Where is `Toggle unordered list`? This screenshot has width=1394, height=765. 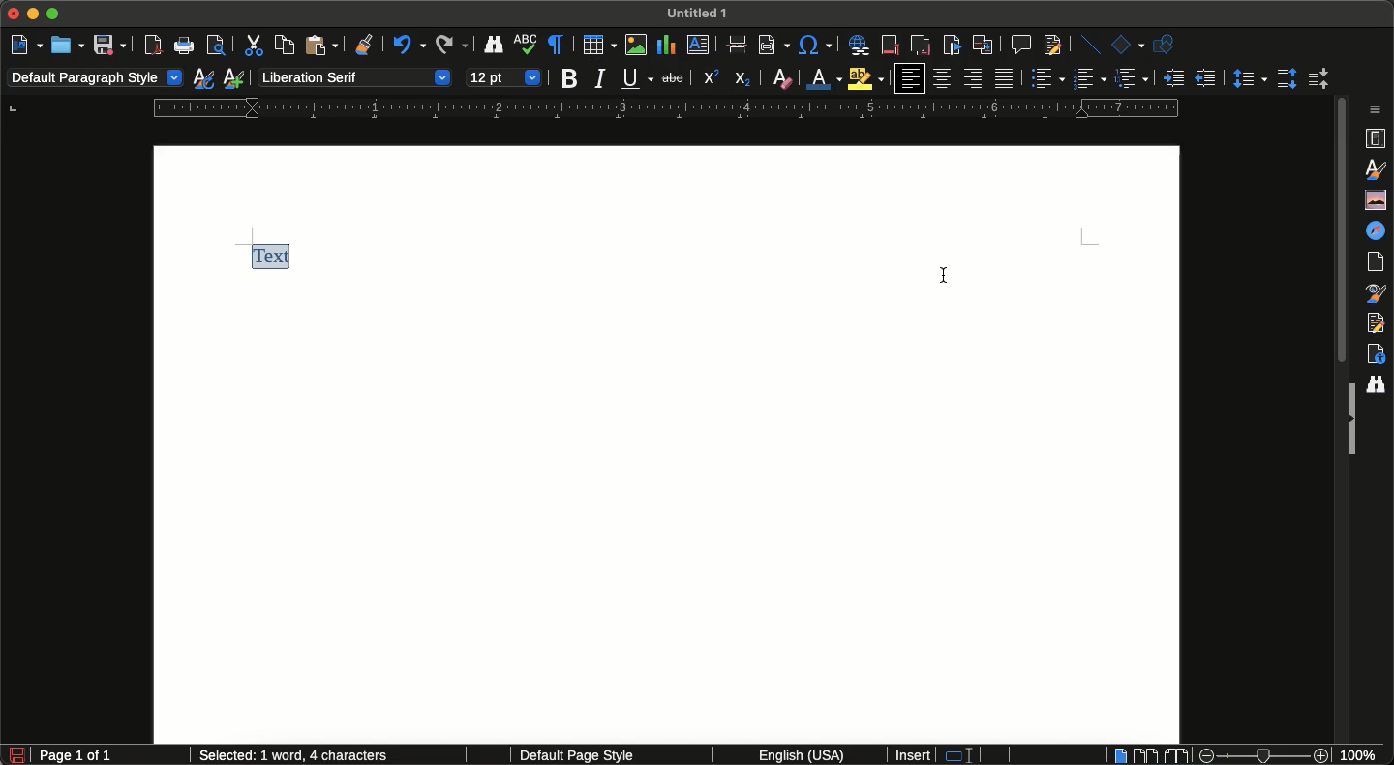 Toggle unordered list is located at coordinates (1047, 78).